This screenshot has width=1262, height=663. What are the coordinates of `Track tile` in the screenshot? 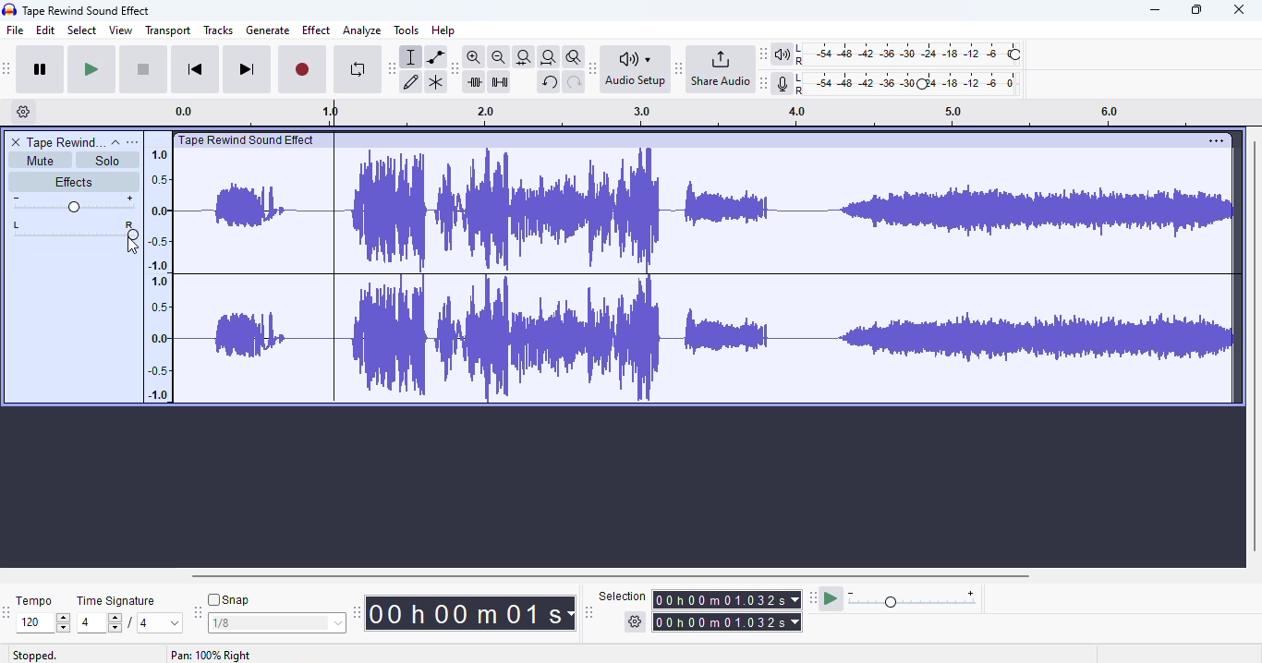 It's located at (249, 139).